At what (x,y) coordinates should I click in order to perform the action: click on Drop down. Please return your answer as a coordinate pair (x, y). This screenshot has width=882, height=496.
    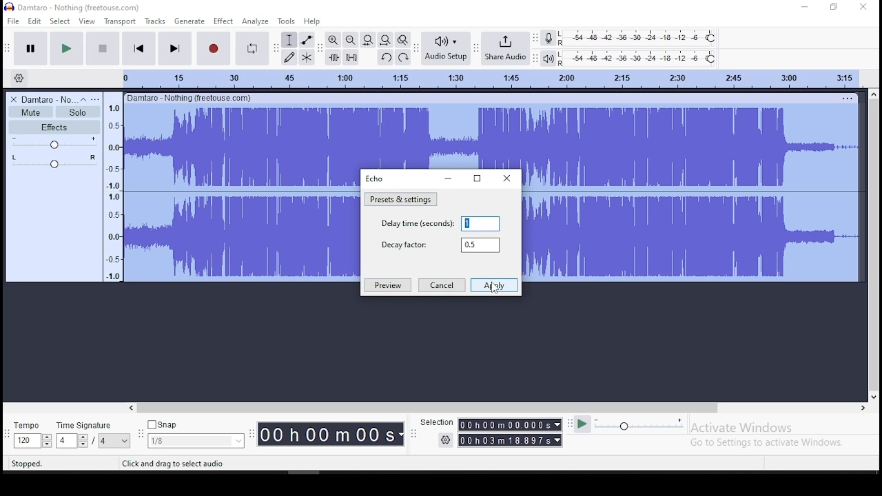
    Looking at the image, I should click on (82, 440).